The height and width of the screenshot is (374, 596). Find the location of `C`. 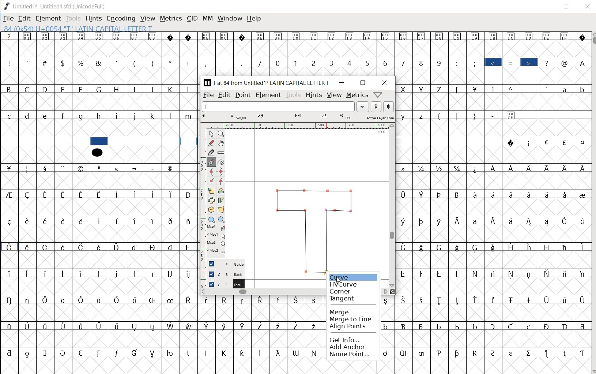

C is located at coordinates (29, 89).